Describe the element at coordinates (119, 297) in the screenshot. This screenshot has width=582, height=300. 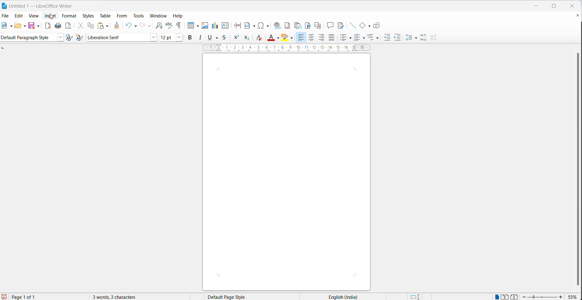
I see `3 words, 3 characters ` at that location.